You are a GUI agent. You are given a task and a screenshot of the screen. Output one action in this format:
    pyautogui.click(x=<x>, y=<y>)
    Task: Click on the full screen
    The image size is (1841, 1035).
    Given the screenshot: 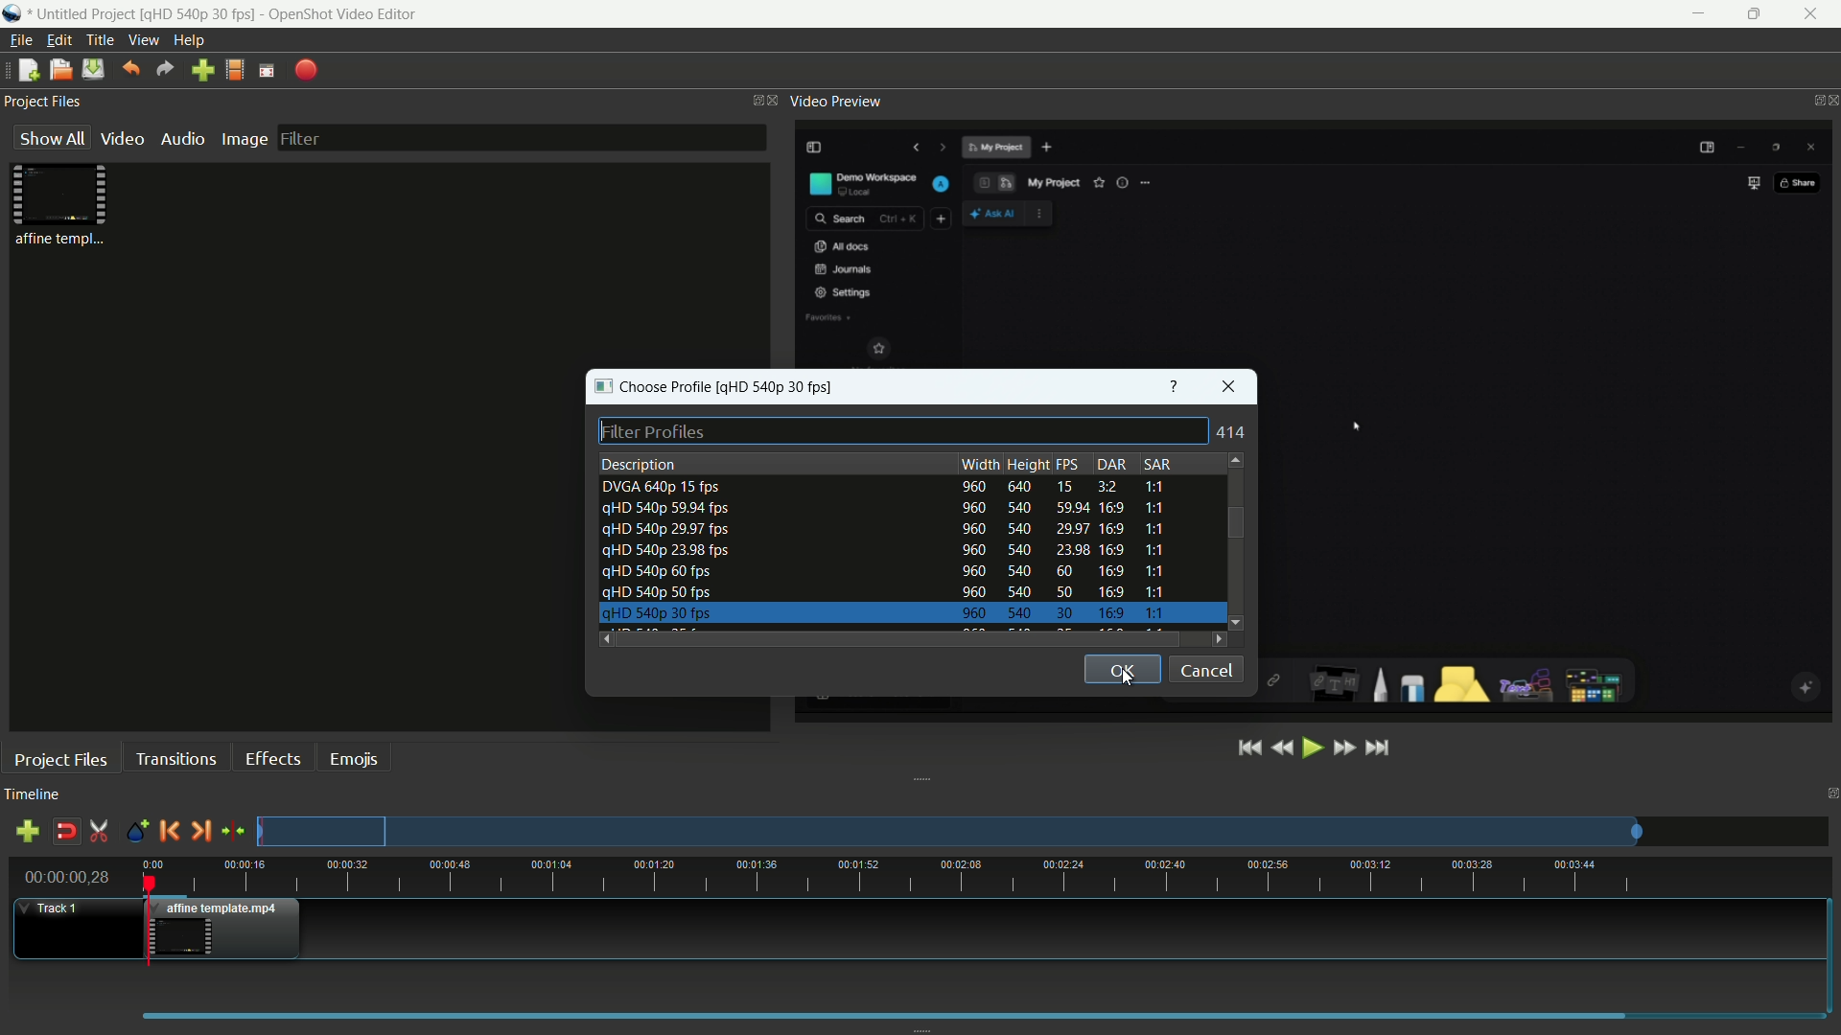 What is the action you would take?
    pyautogui.click(x=267, y=70)
    